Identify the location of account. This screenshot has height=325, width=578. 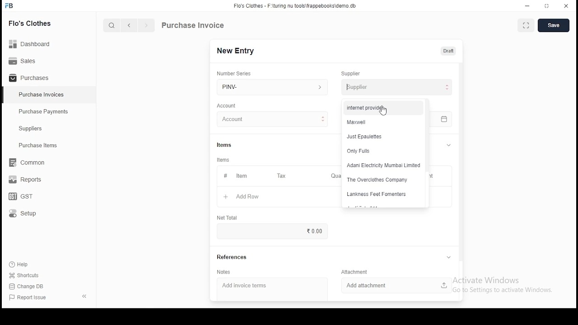
(227, 106).